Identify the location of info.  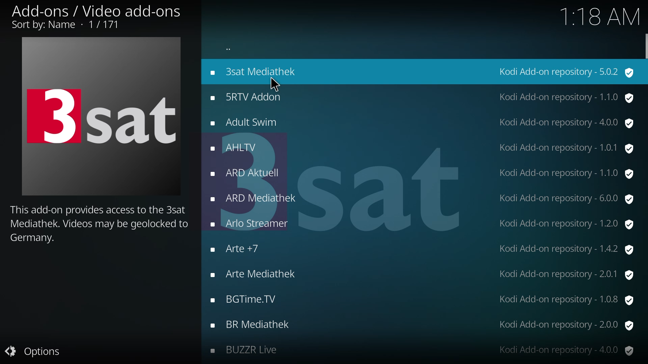
(97, 221).